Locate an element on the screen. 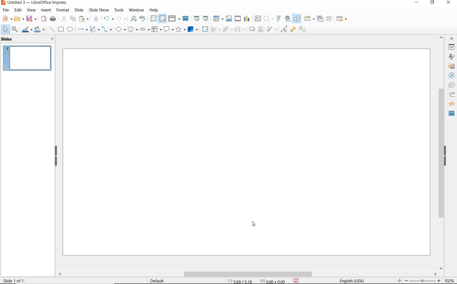 Image resolution: width=457 pixels, height=284 pixels. FORMAT is located at coordinates (63, 10).